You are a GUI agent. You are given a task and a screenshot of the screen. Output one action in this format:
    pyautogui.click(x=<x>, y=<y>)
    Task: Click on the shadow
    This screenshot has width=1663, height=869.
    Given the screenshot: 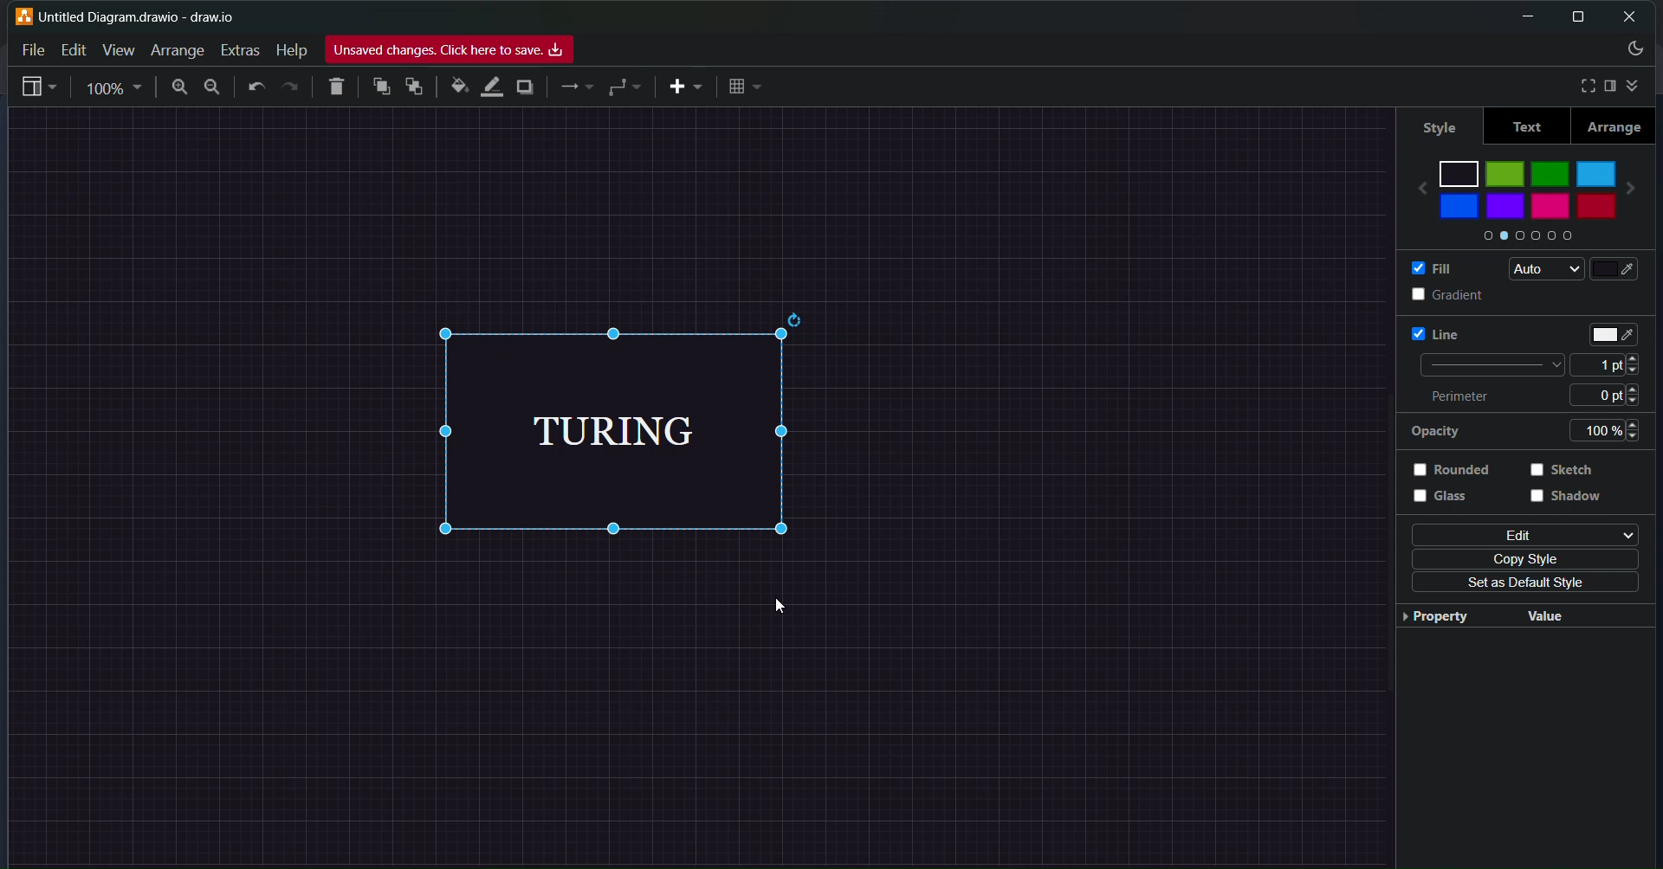 What is the action you would take?
    pyautogui.click(x=1569, y=503)
    